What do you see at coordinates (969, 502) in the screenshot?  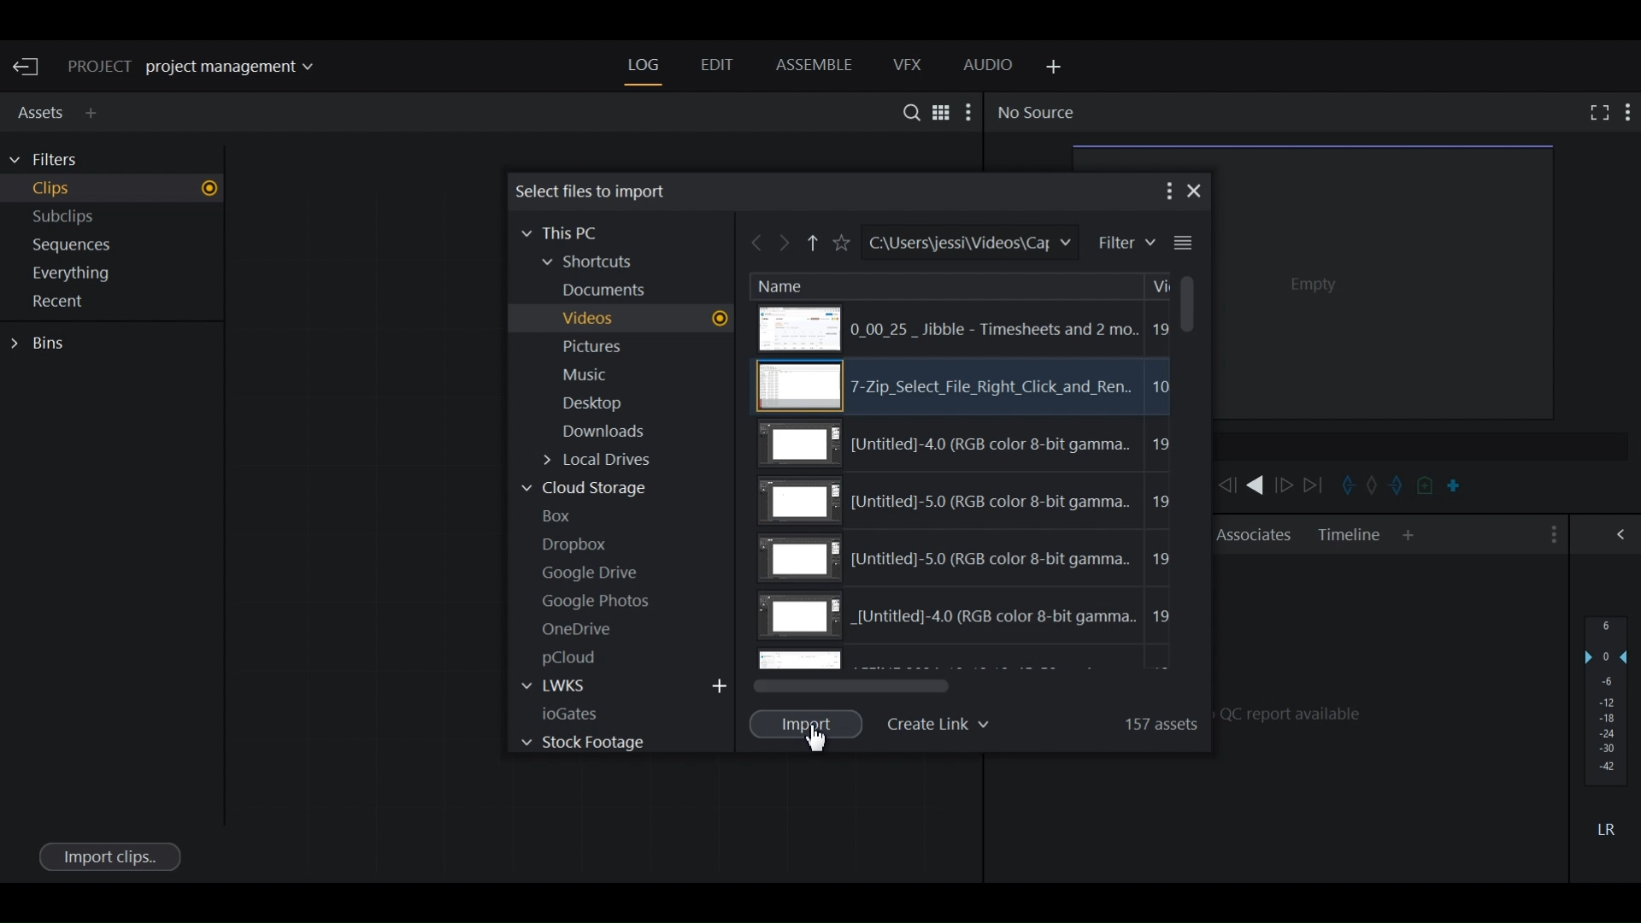 I see `RGB color` at bounding box center [969, 502].